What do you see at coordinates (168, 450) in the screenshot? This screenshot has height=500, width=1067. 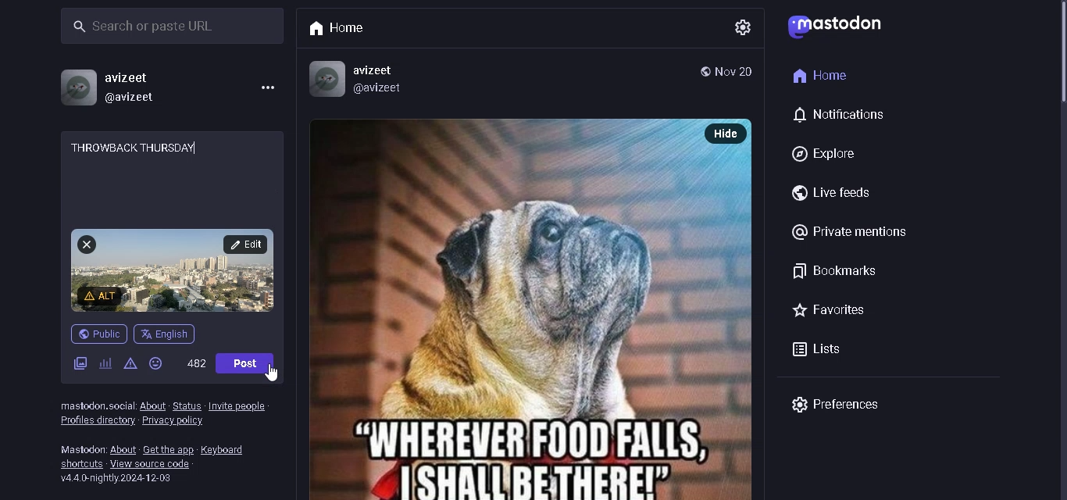 I see `get the app` at bounding box center [168, 450].